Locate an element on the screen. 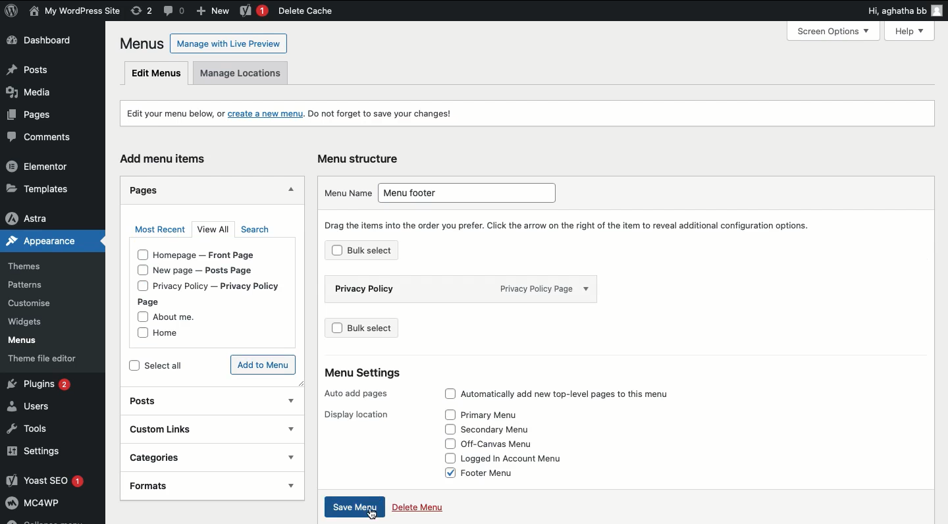 Image resolution: width=948 pixels, height=524 pixels. Posts is located at coordinates (196, 400).